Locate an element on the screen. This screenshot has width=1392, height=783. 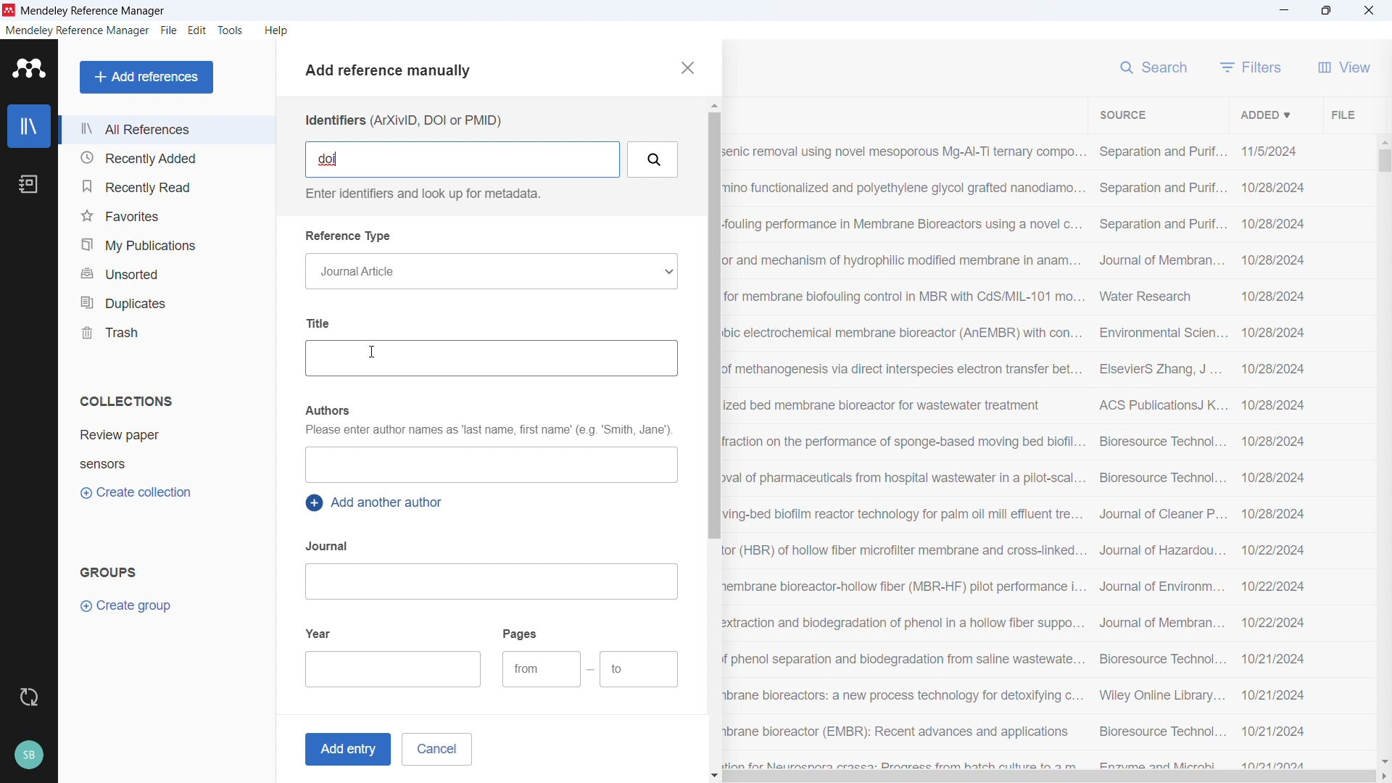
 Scroll up is located at coordinates (713, 105).